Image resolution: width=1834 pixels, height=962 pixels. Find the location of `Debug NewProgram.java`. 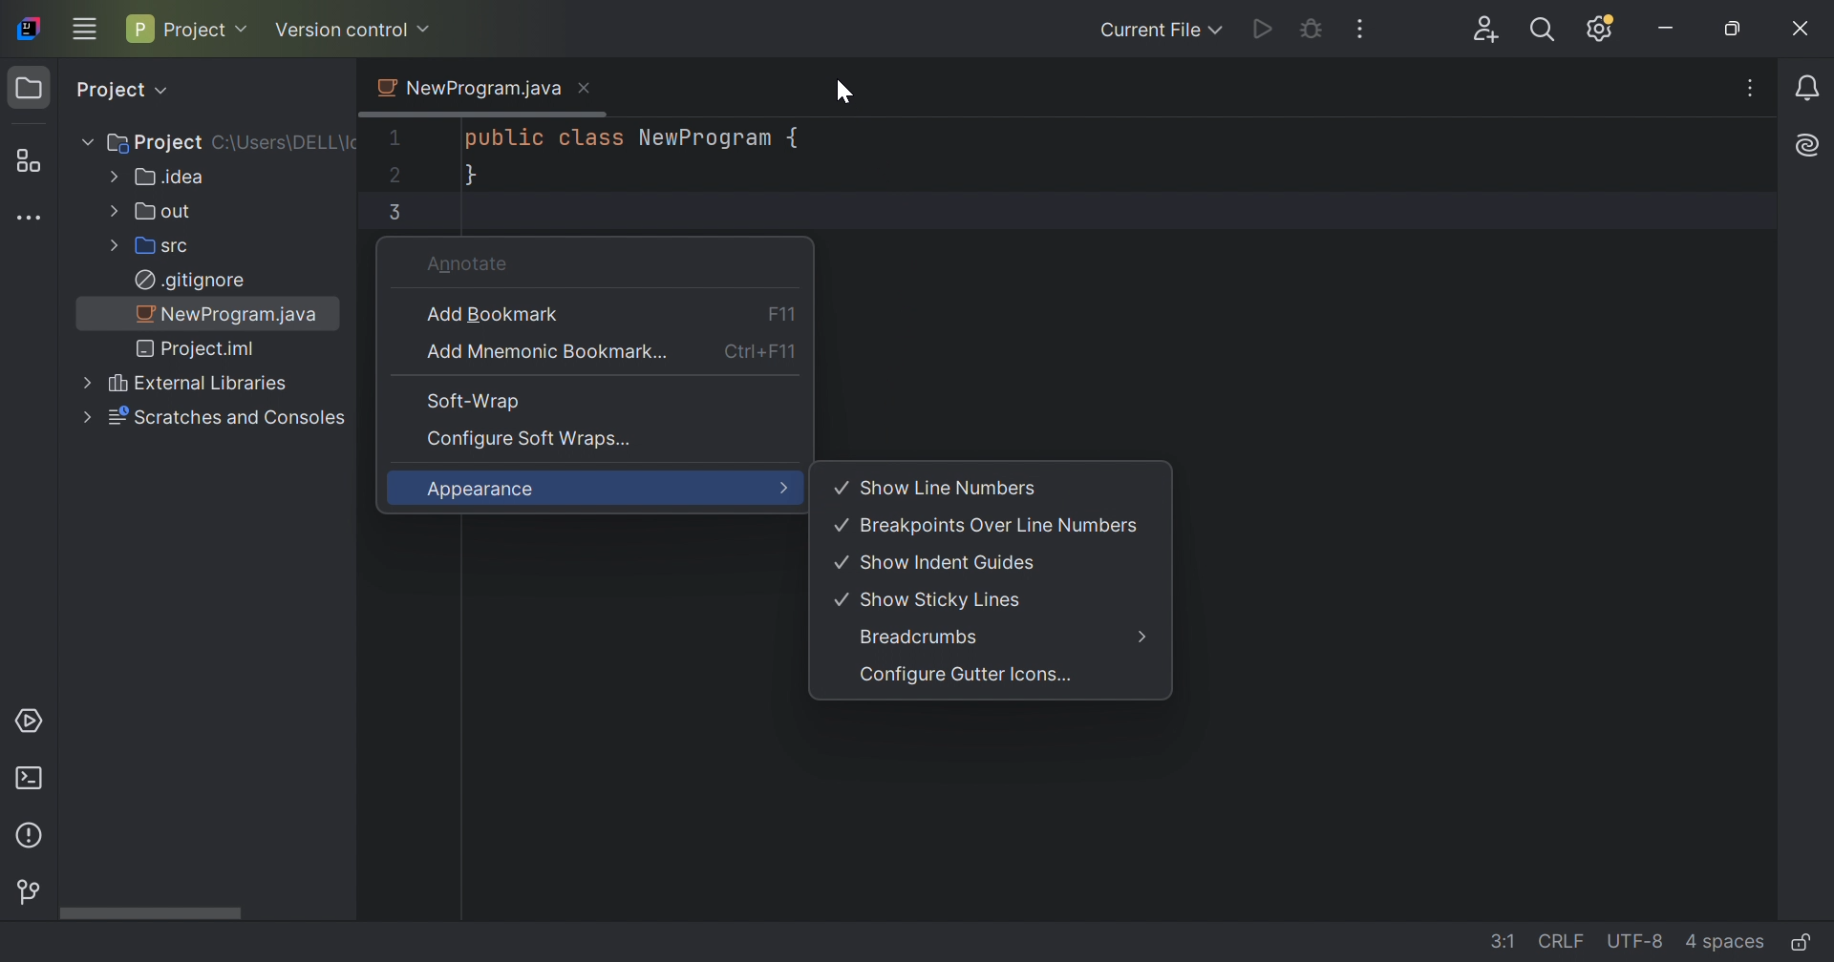

Debug NewProgram.java is located at coordinates (1311, 28).